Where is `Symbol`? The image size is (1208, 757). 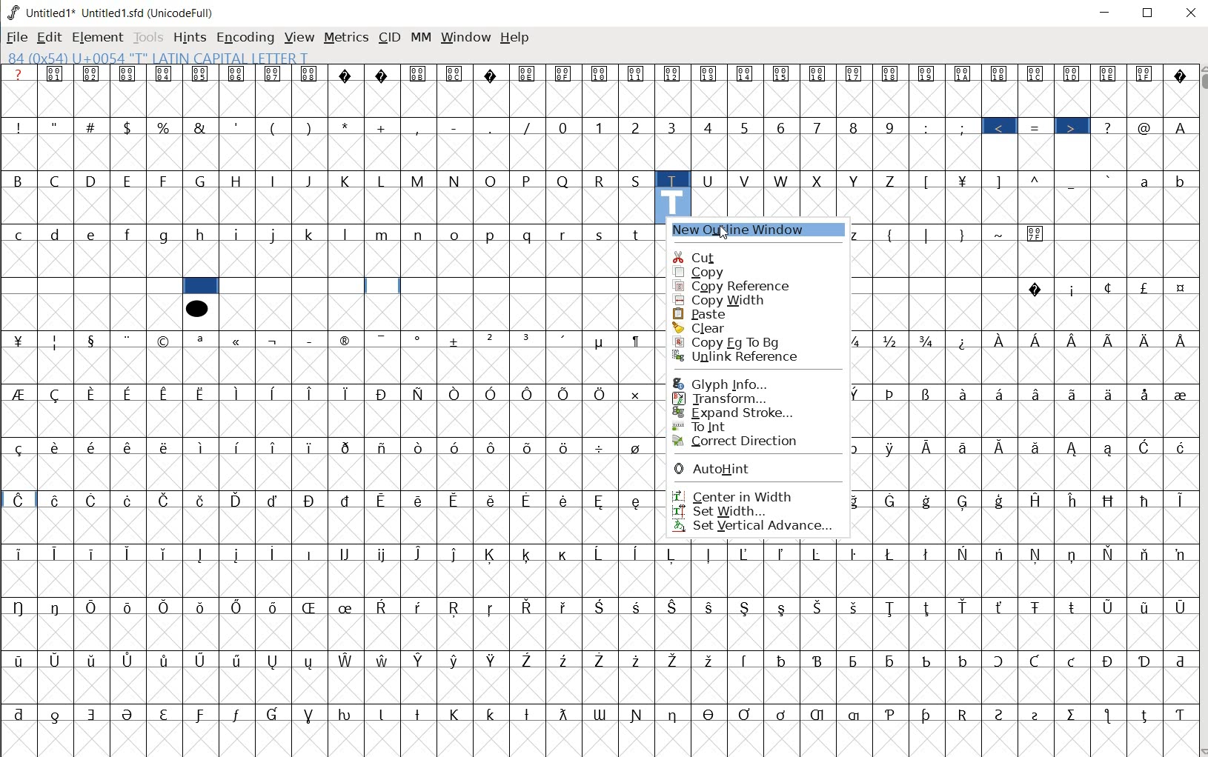
Symbol is located at coordinates (1073, 605).